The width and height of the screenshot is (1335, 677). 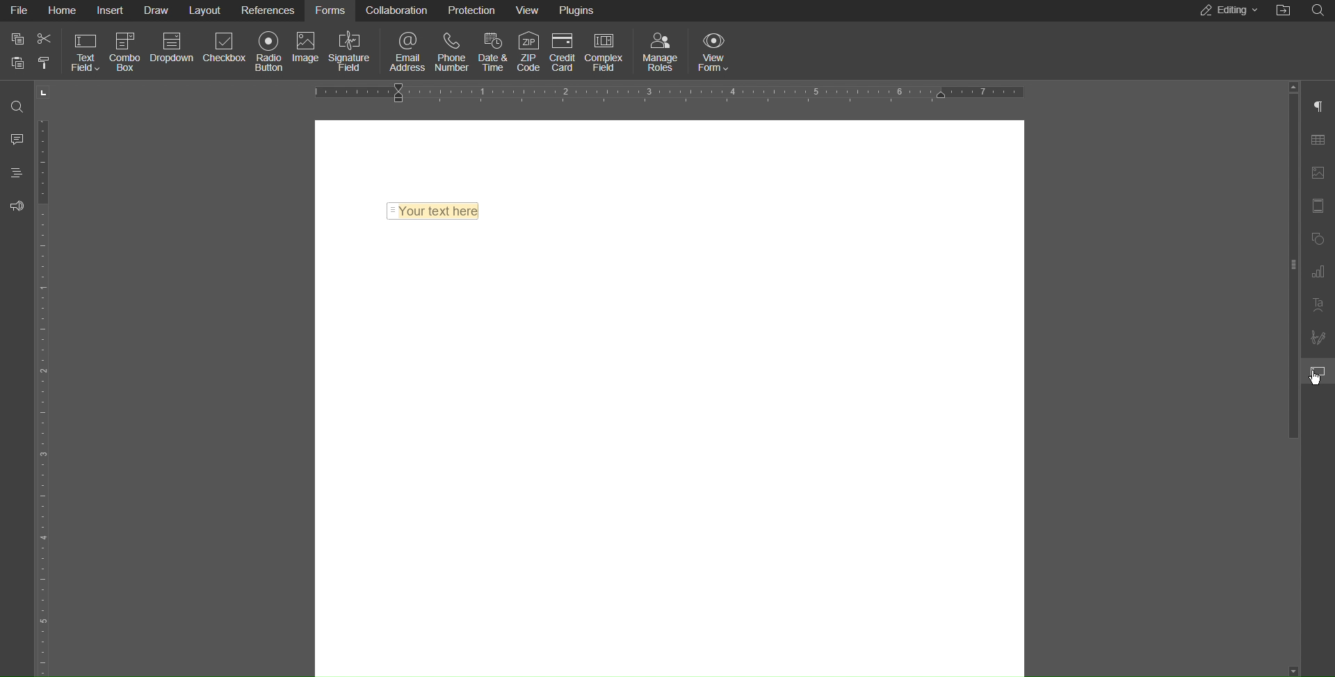 What do you see at coordinates (225, 48) in the screenshot?
I see `Checkbox` at bounding box center [225, 48].